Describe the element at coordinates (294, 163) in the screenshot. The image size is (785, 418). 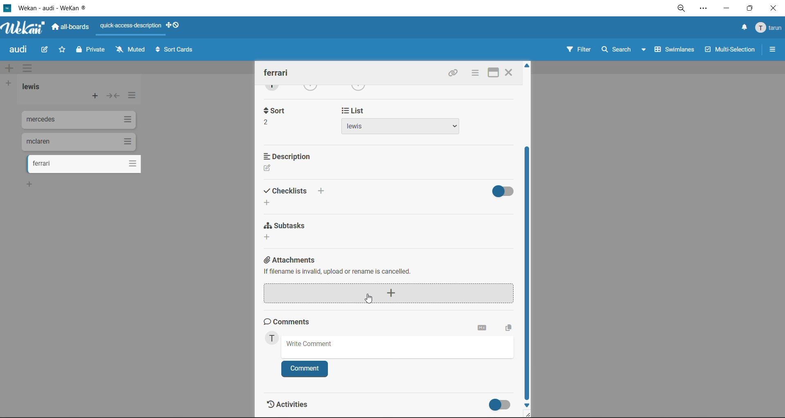
I see `description` at that location.